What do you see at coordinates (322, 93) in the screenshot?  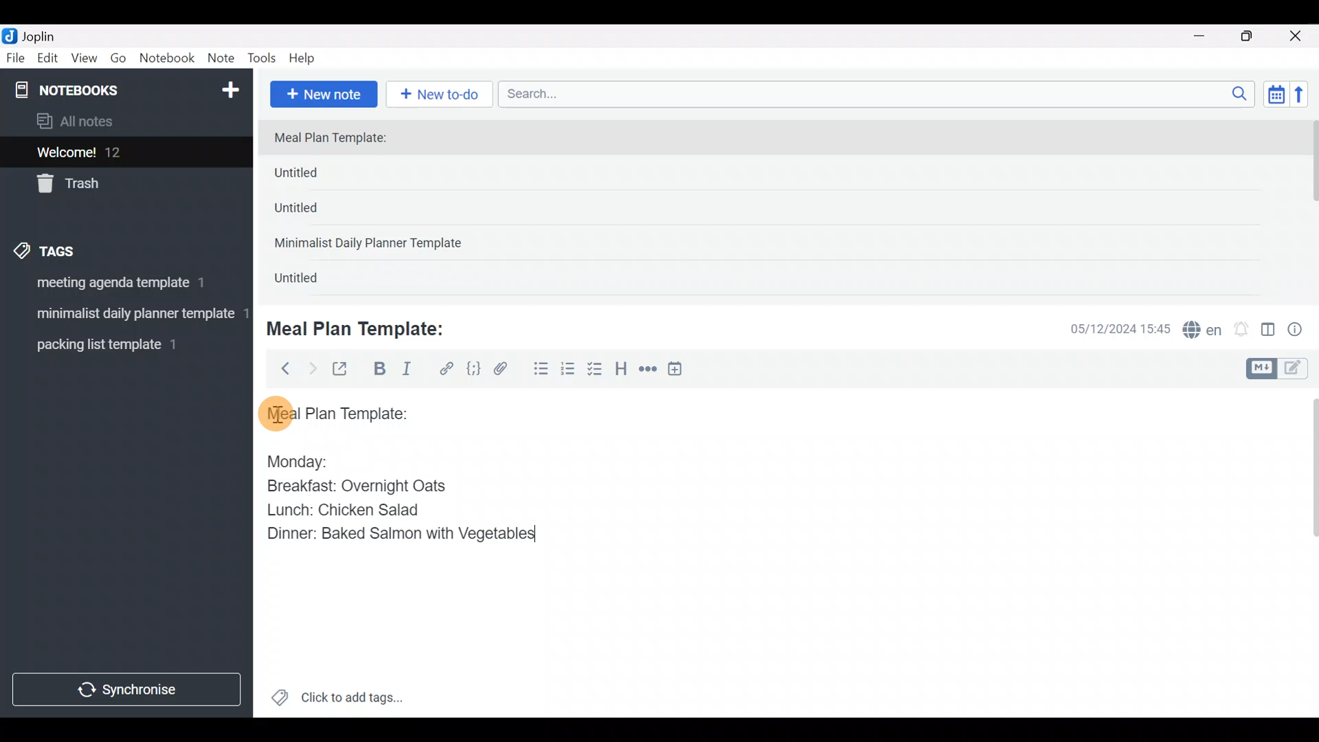 I see `New note` at bounding box center [322, 93].